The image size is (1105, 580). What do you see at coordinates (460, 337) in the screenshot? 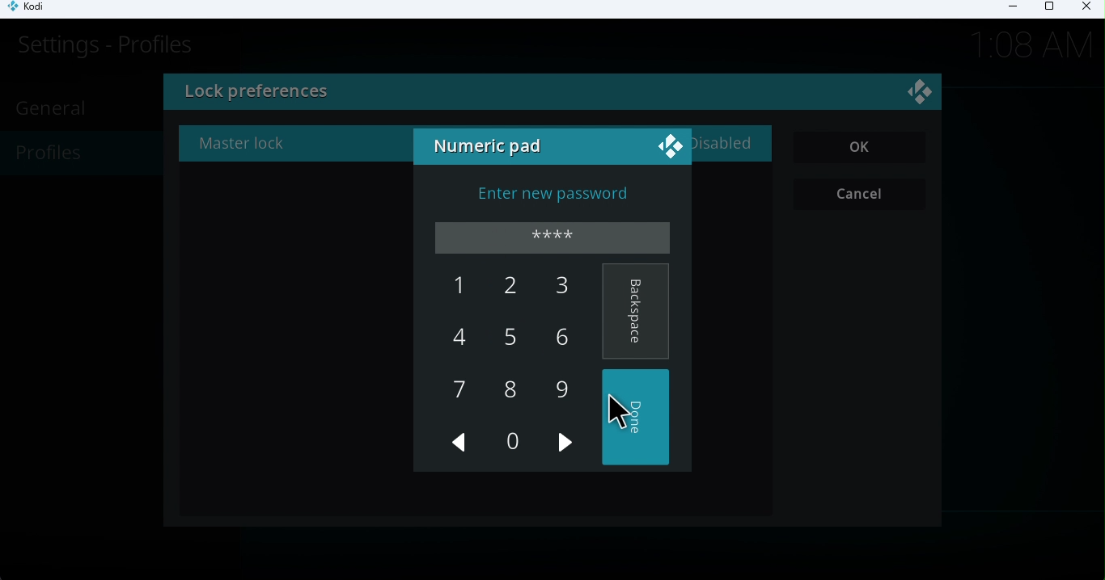
I see `4` at bounding box center [460, 337].